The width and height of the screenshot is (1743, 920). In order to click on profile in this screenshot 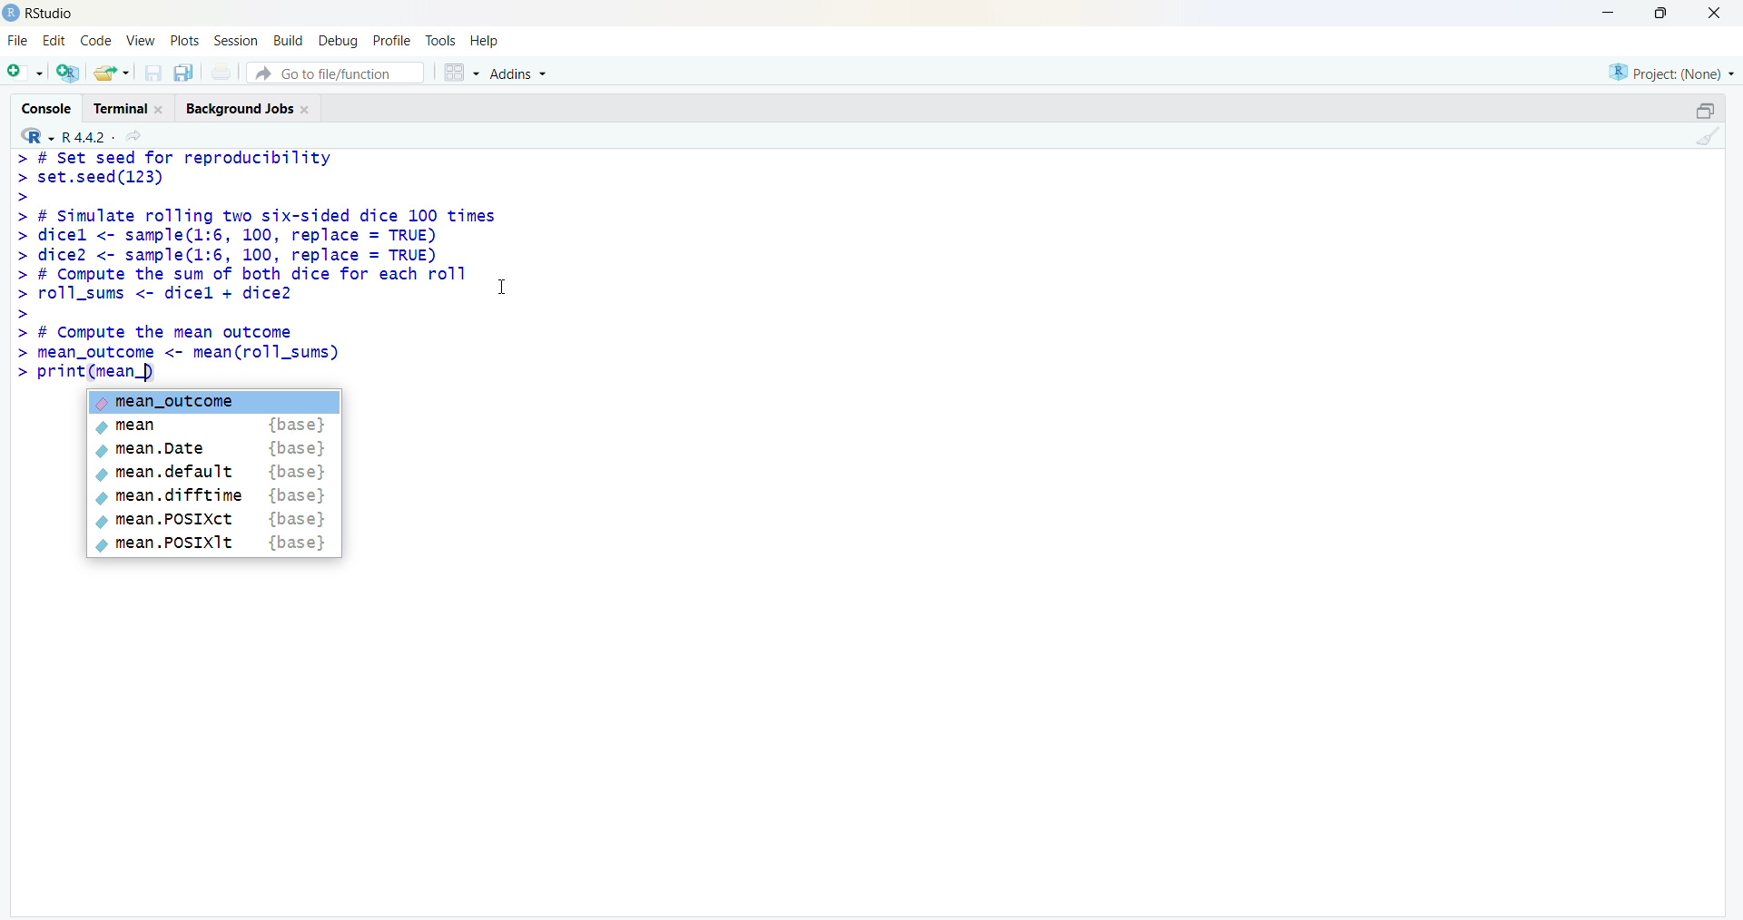, I will do `click(394, 42)`.